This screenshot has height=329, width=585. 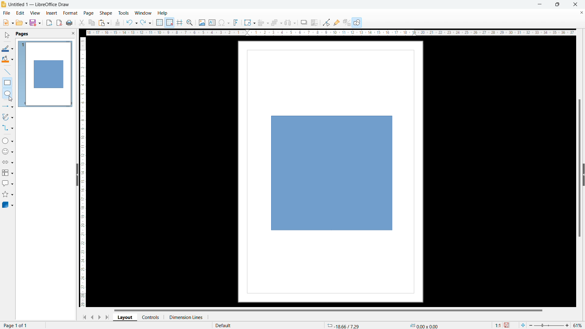 I want to click on fill color, so click(x=8, y=59).